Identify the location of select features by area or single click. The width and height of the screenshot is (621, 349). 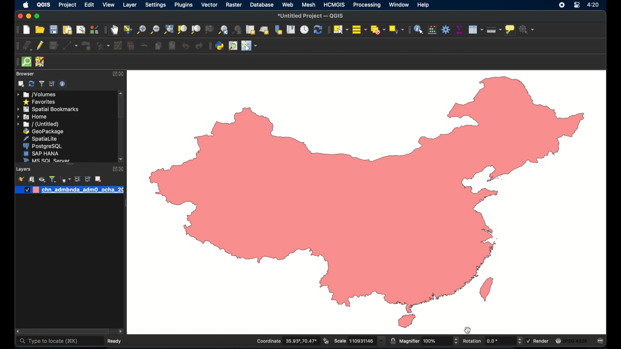
(341, 29).